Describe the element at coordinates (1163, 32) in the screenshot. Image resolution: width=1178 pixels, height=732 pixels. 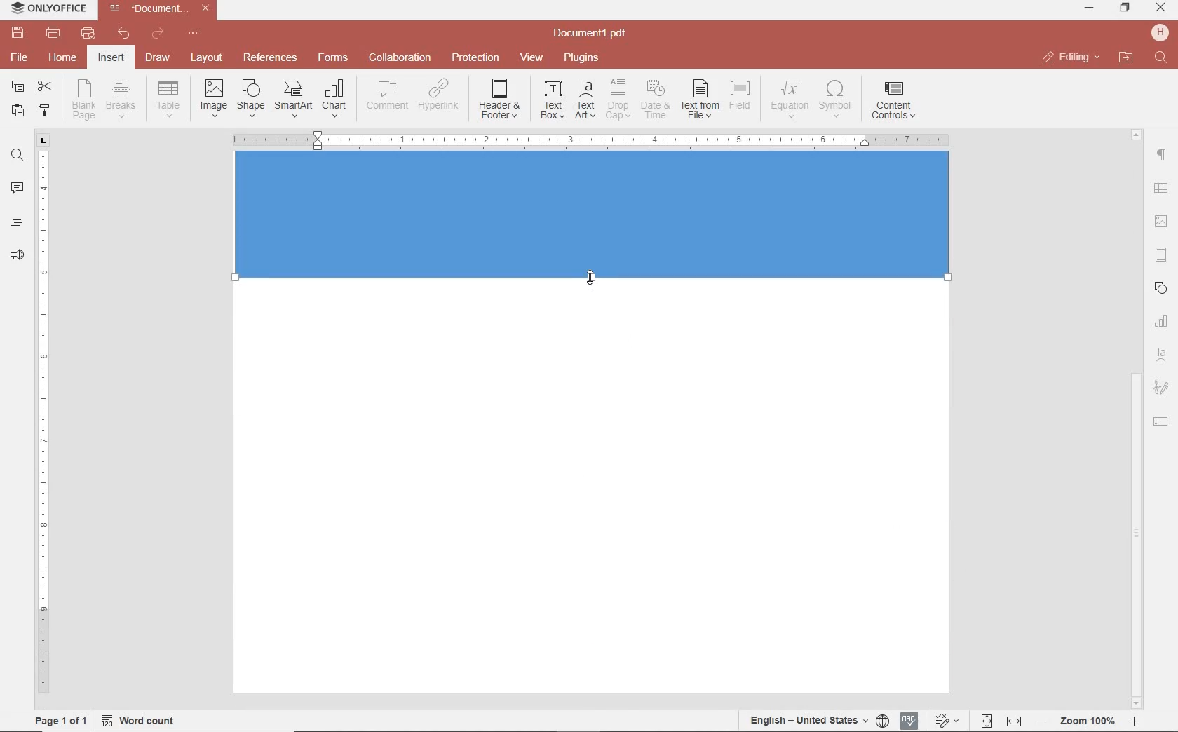
I see `hp` at that location.